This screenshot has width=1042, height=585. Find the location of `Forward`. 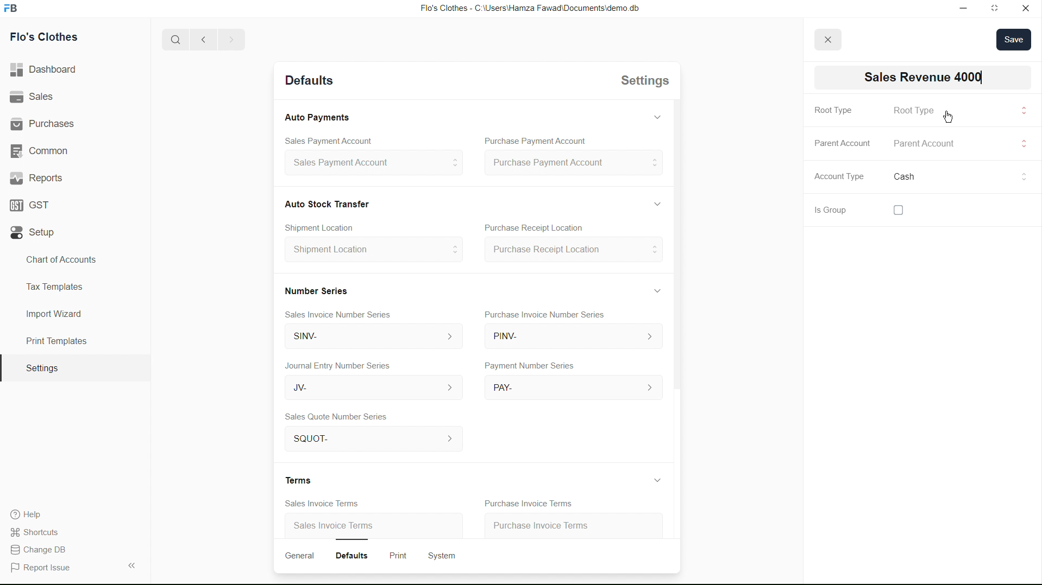

Forward is located at coordinates (231, 40).